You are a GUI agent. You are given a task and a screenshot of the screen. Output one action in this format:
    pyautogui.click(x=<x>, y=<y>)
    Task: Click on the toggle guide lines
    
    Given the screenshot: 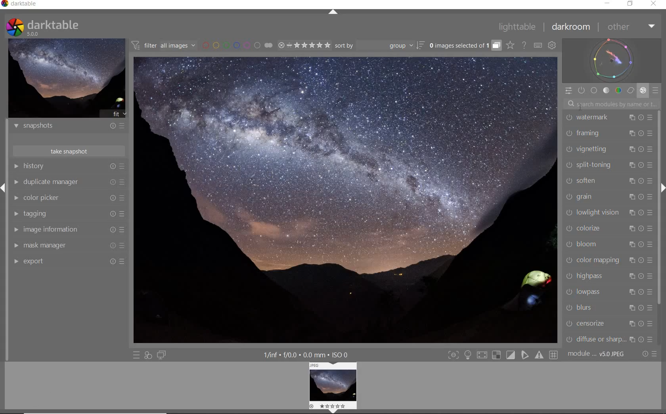 What is the action you would take?
    pyautogui.click(x=555, y=355)
    